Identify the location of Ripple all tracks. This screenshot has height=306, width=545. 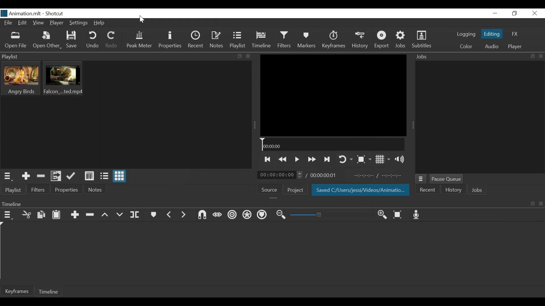
(248, 215).